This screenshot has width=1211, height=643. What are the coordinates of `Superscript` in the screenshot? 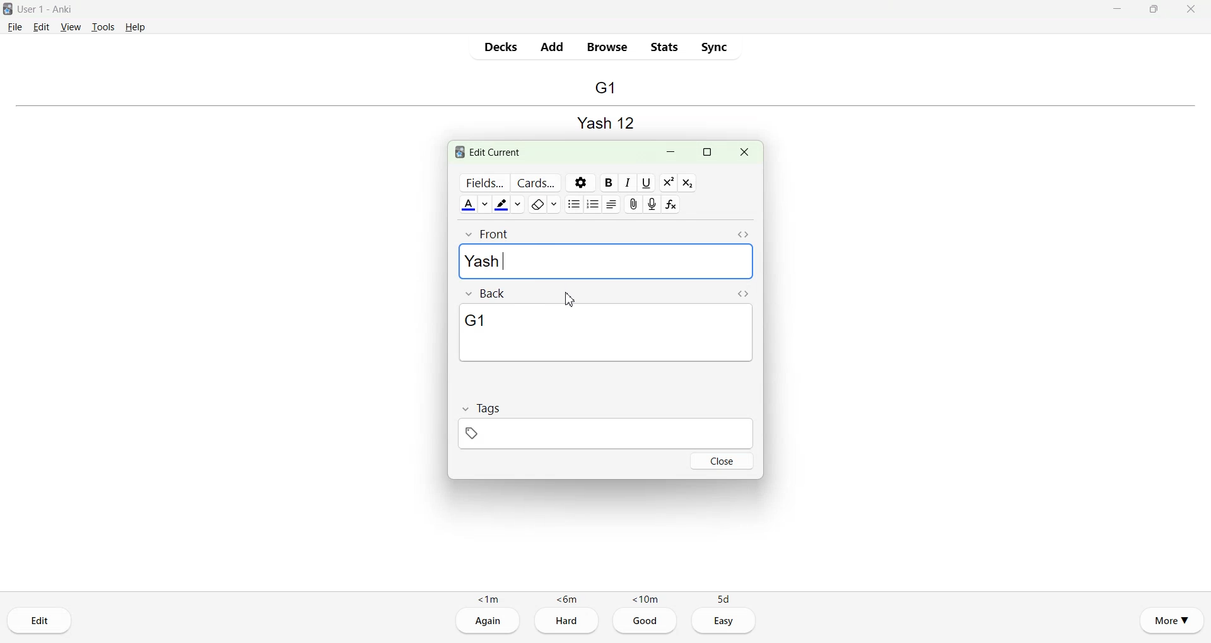 It's located at (669, 182).